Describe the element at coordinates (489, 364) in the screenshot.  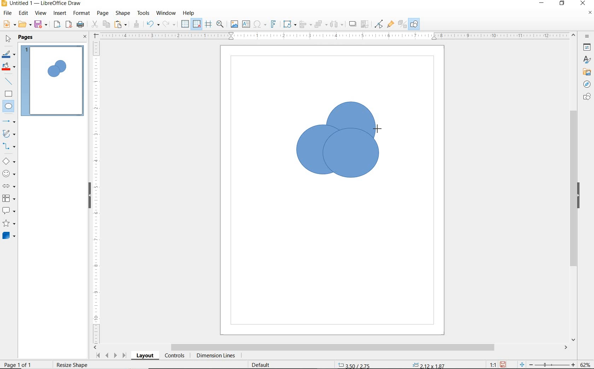
I see `SCALE FACTOR` at that location.